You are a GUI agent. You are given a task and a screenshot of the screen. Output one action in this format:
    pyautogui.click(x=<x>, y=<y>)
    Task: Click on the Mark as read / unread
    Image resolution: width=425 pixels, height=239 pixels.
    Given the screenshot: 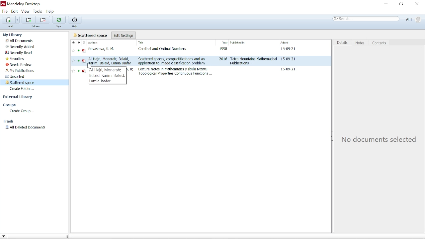 What is the action you would take?
    pyautogui.click(x=78, y=42)
    